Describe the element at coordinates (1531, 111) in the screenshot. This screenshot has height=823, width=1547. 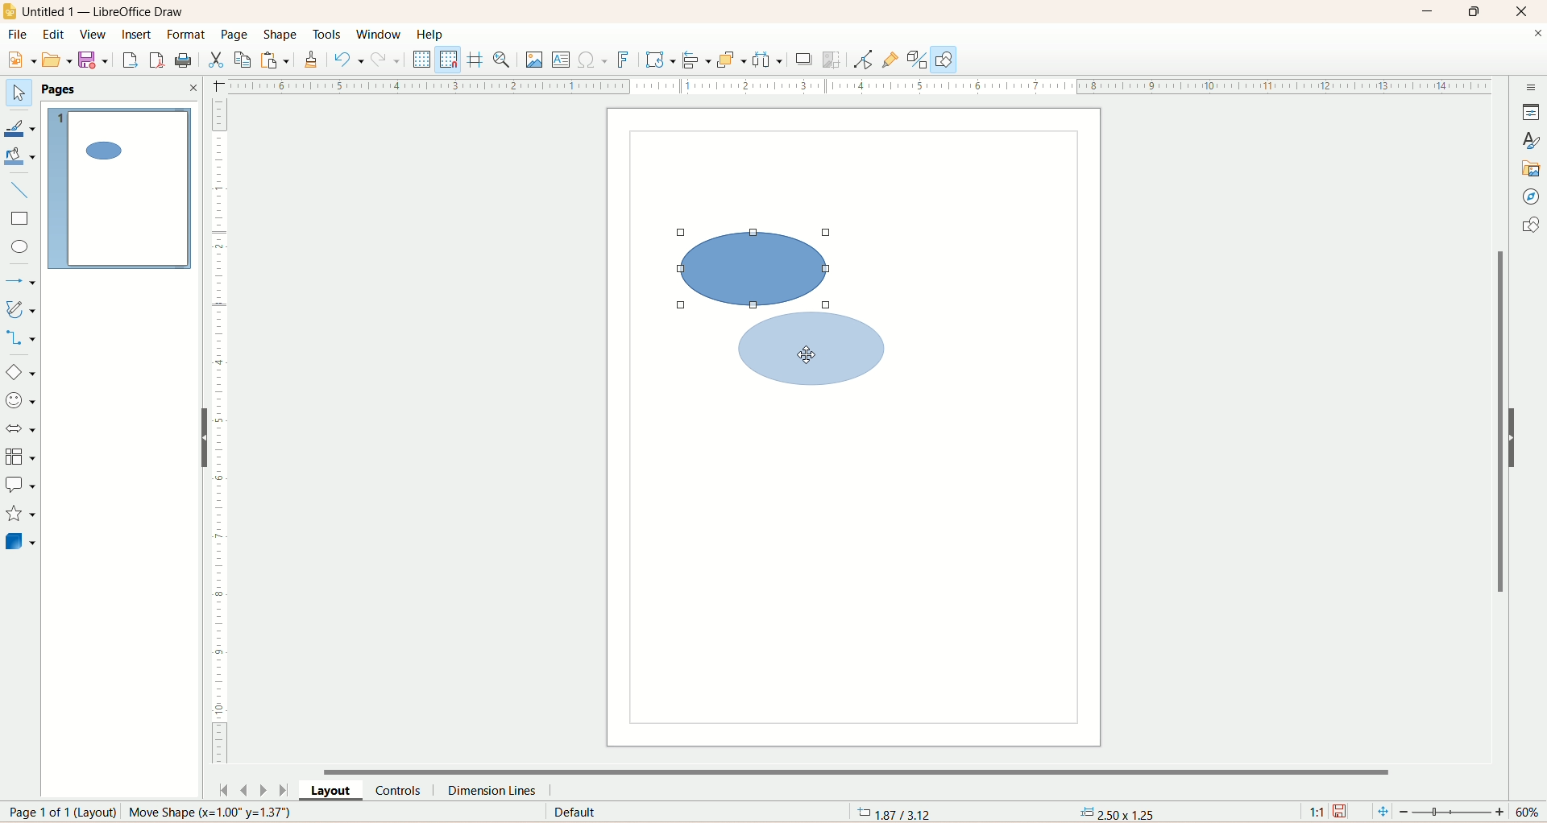
I see `properties` at that location.